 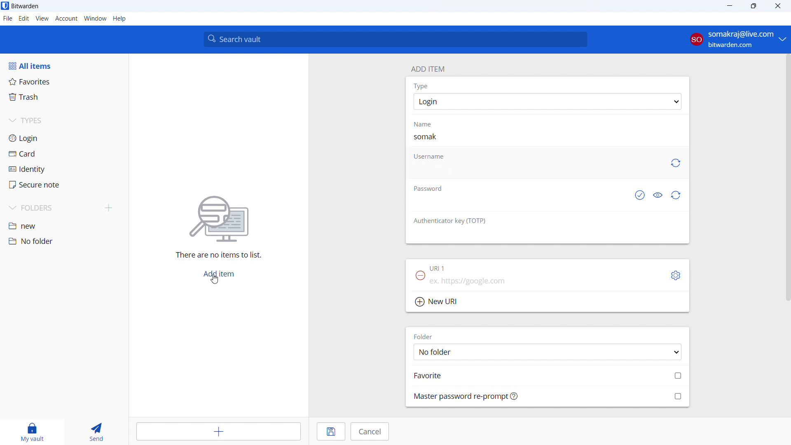 What do you see at coordinates (753, 6) in the screenshot?
I see `maximize` at bounding box center [753, 6].